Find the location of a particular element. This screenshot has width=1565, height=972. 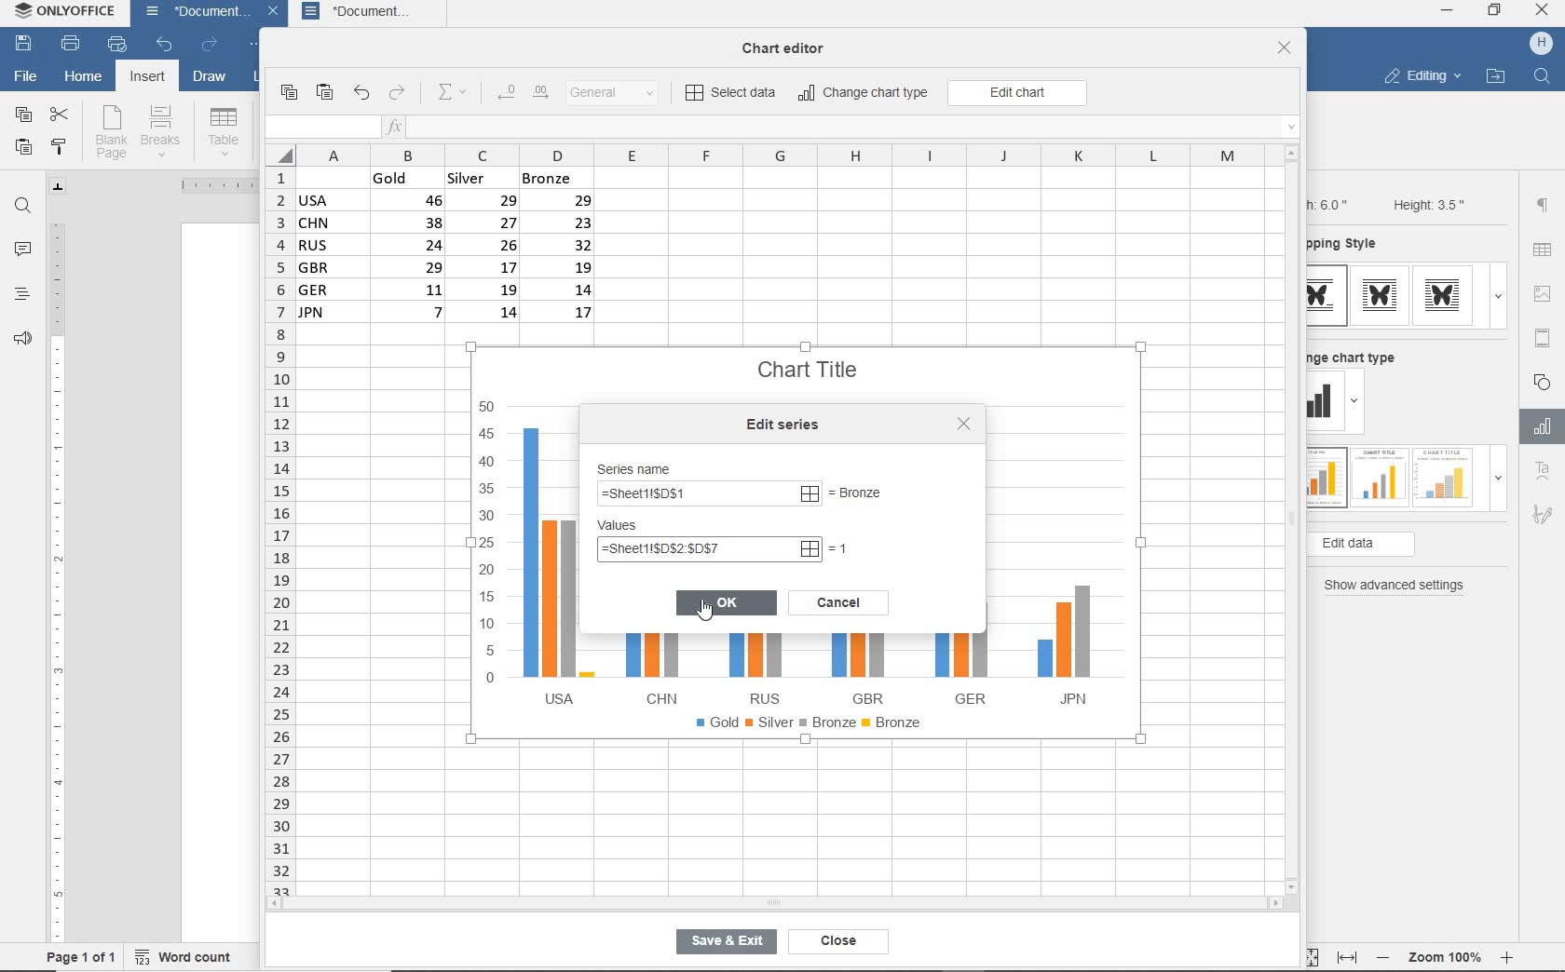

insert is located at coordinates (145, 78).